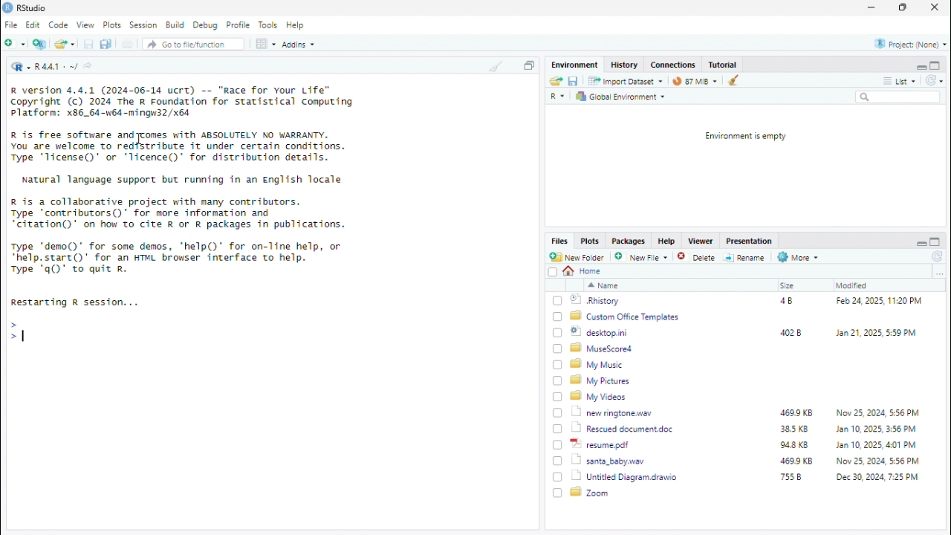 This screenshot has height=535, width=951. Describe the element at coordinates (749, 460) in the screenshot. I see `santa_baby.wav 469.9KB Now 25,2024, 5:56 PM` at that location.